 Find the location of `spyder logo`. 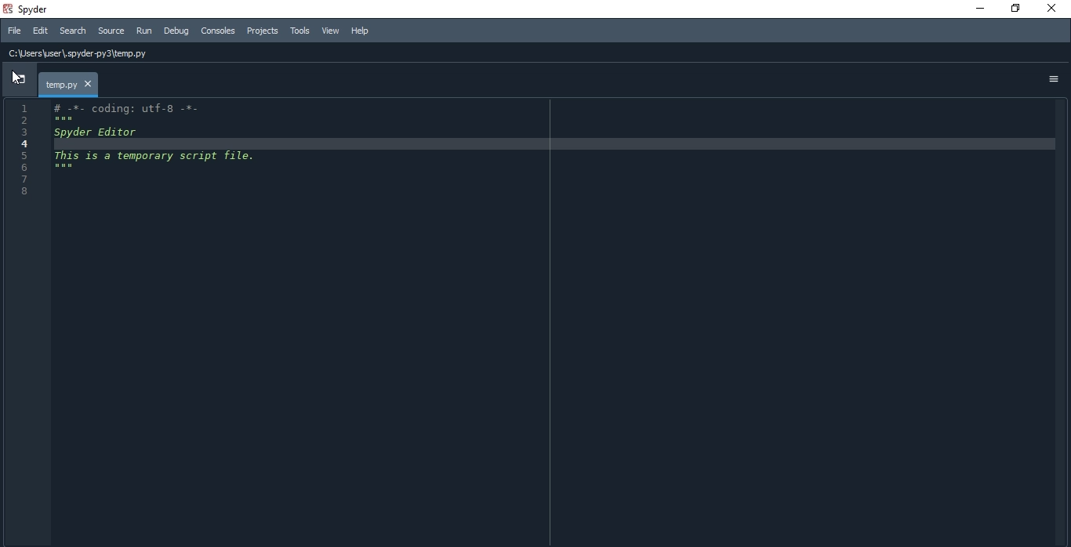

spyder logo is located at coordinates (8, 9).